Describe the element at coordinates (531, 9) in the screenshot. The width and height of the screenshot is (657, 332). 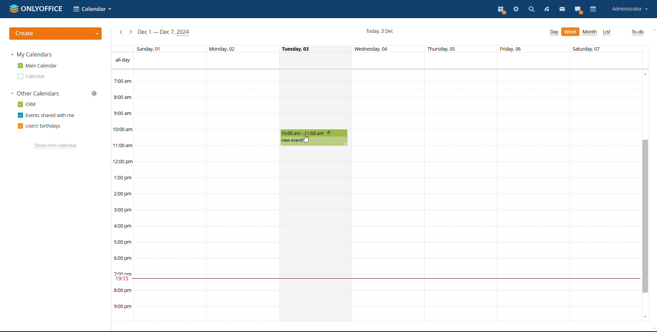
I see `search` at that location.